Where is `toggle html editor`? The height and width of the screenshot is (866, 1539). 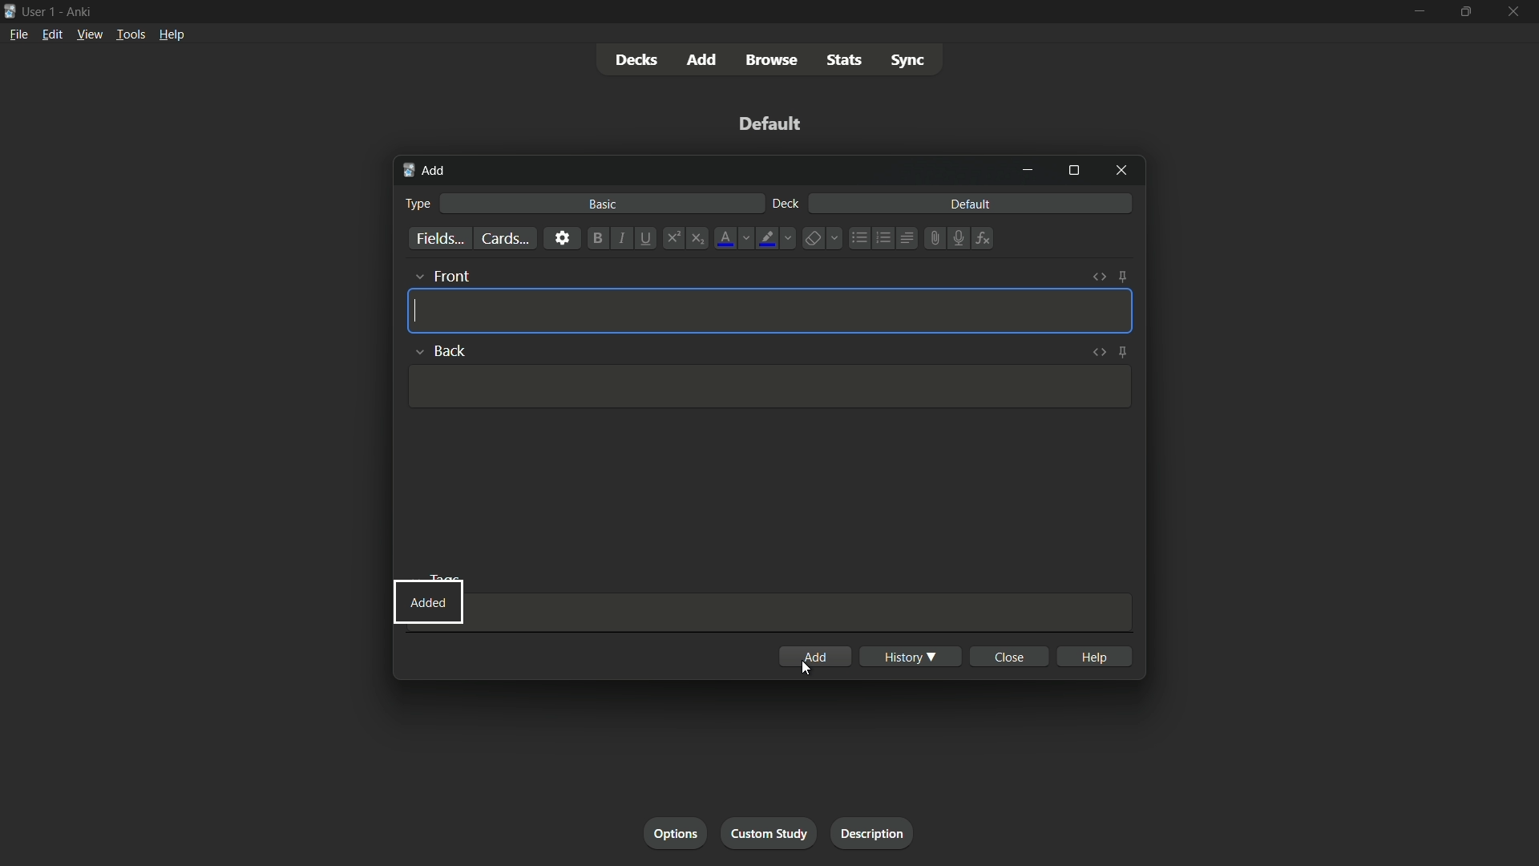
toggle html editor is located at coordinates (1099, 353).